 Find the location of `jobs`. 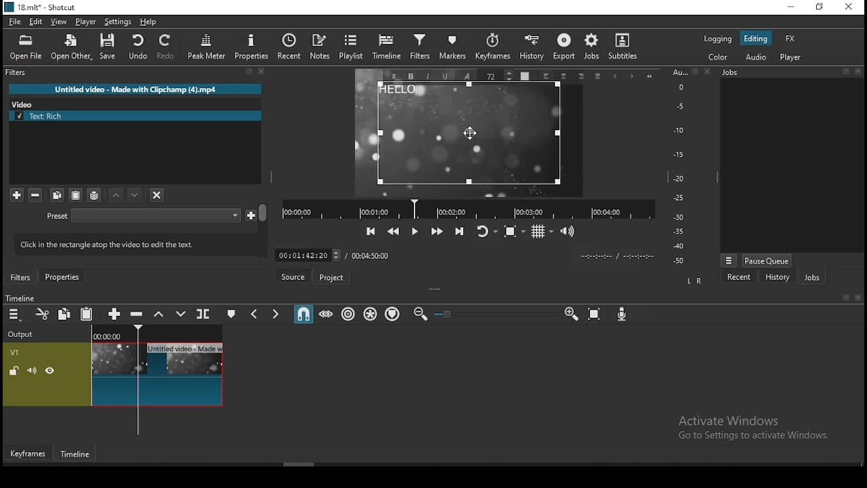

jobs is located at coordinates (811, 277).